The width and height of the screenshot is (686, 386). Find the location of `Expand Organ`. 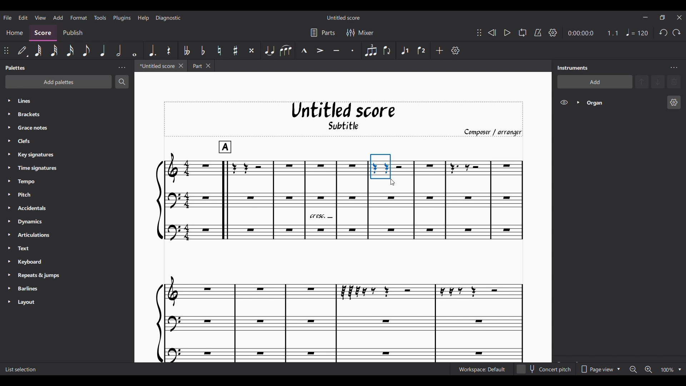

Expand Organ is located at coordinates (577, 103).